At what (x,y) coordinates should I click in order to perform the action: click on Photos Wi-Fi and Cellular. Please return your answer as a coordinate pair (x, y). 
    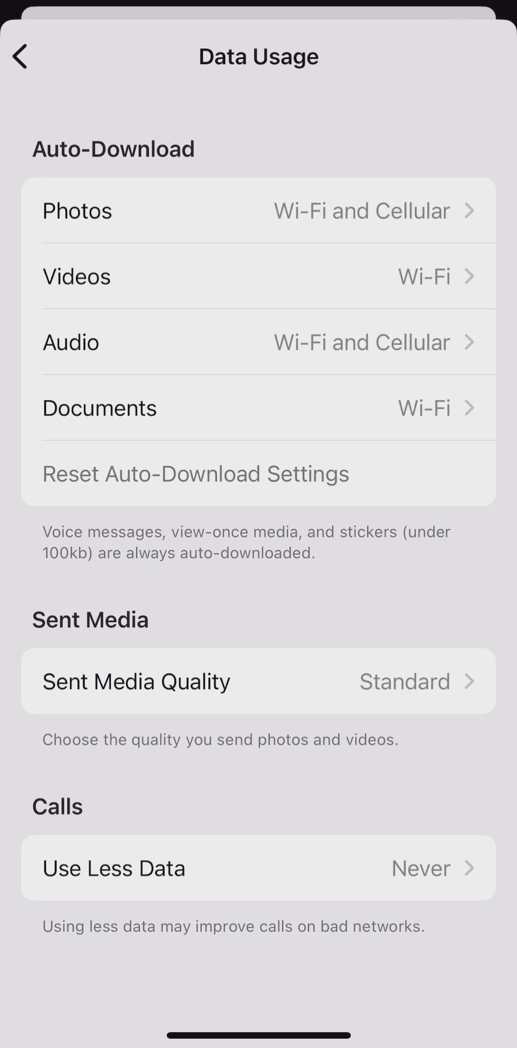
    Looking at the image, I should click on (258, 211).